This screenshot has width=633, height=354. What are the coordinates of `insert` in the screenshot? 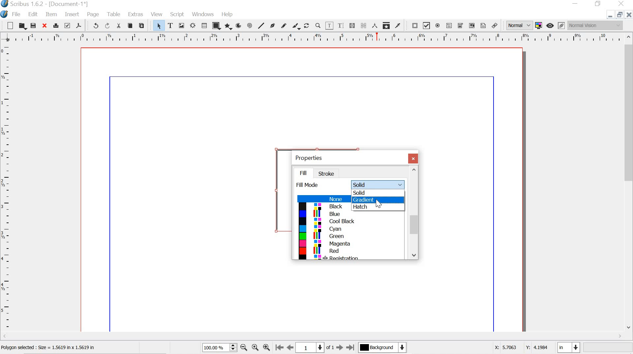 It's located at (71, 15).